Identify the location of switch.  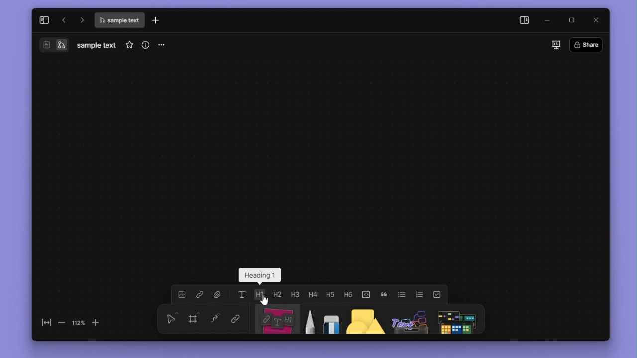
(61, 45).